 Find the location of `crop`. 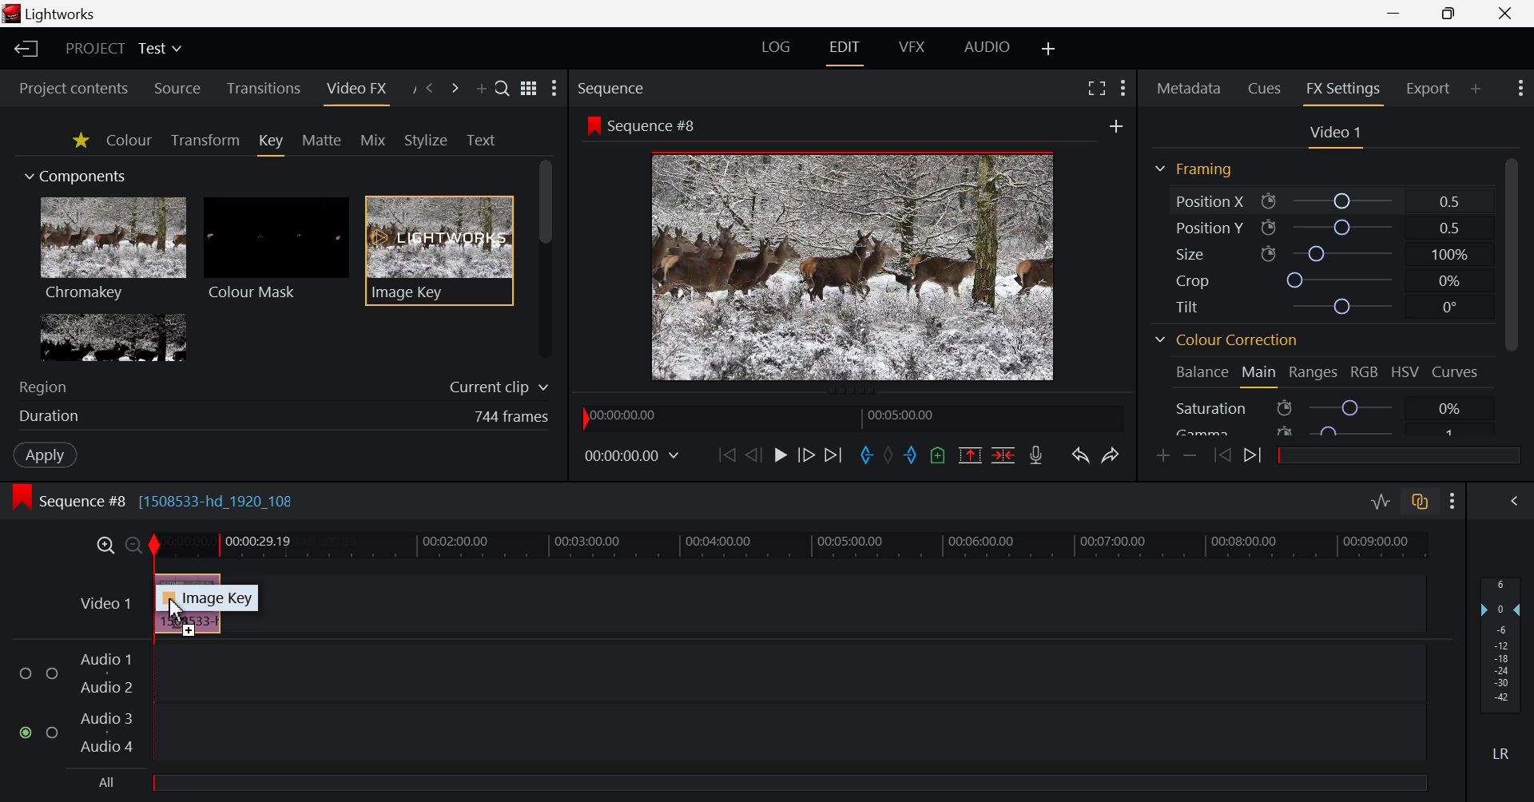

crop is located at coordinates (1340, 281).